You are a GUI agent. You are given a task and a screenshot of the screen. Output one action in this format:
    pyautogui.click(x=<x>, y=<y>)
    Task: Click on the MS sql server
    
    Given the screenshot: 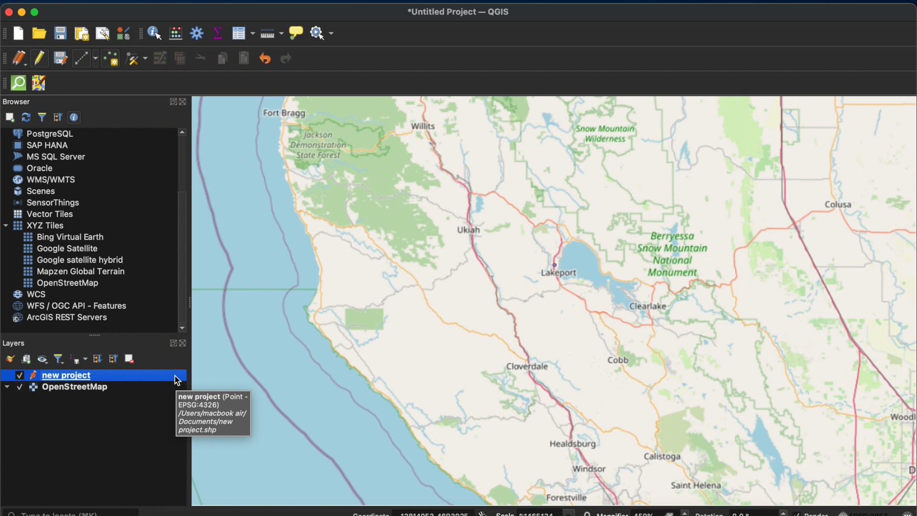 What is the action you would take?
    pyautogui.click(x=48, y=156)
    